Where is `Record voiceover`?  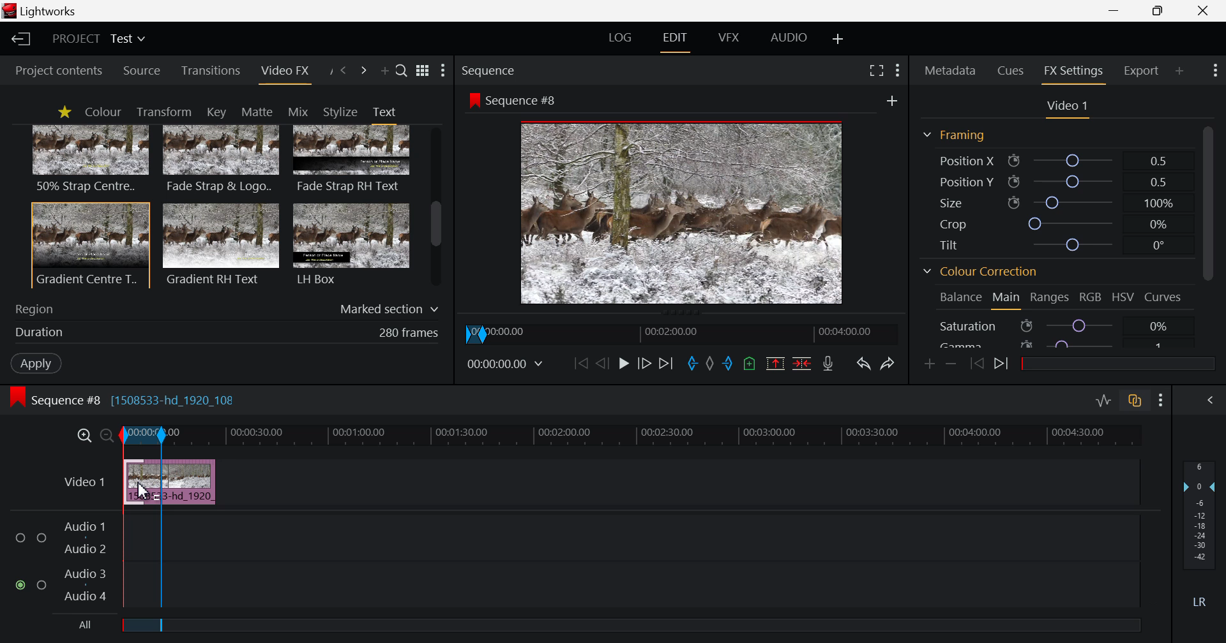 Record voiceover is located at coordinates (828, 365).